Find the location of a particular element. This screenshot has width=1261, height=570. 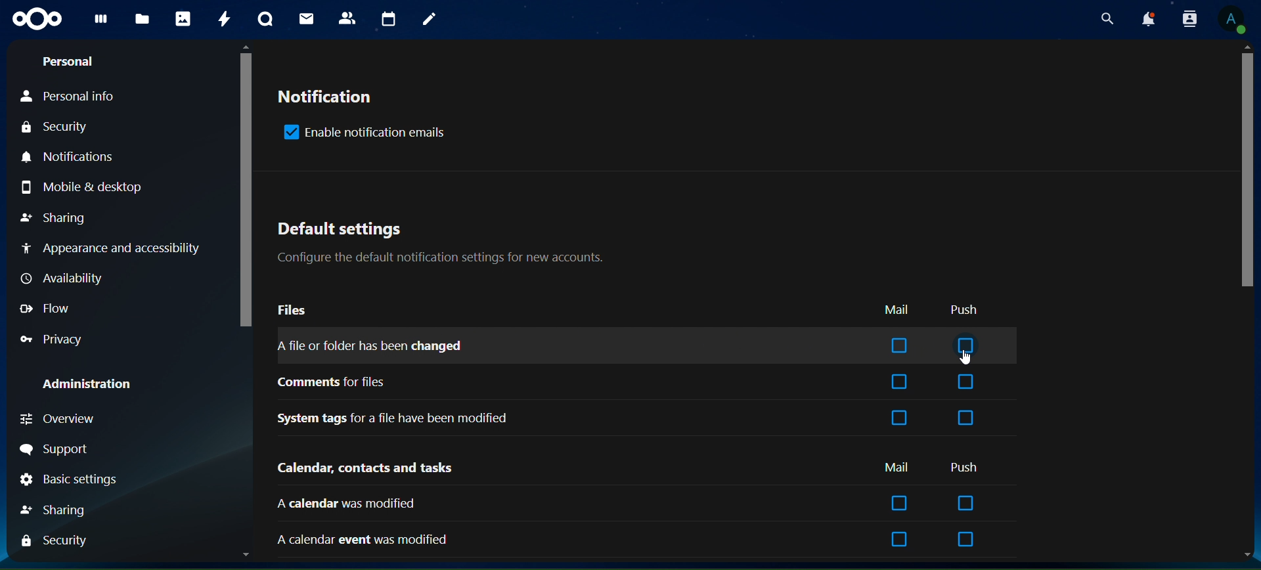

administration is located at coordinates (87, 385).